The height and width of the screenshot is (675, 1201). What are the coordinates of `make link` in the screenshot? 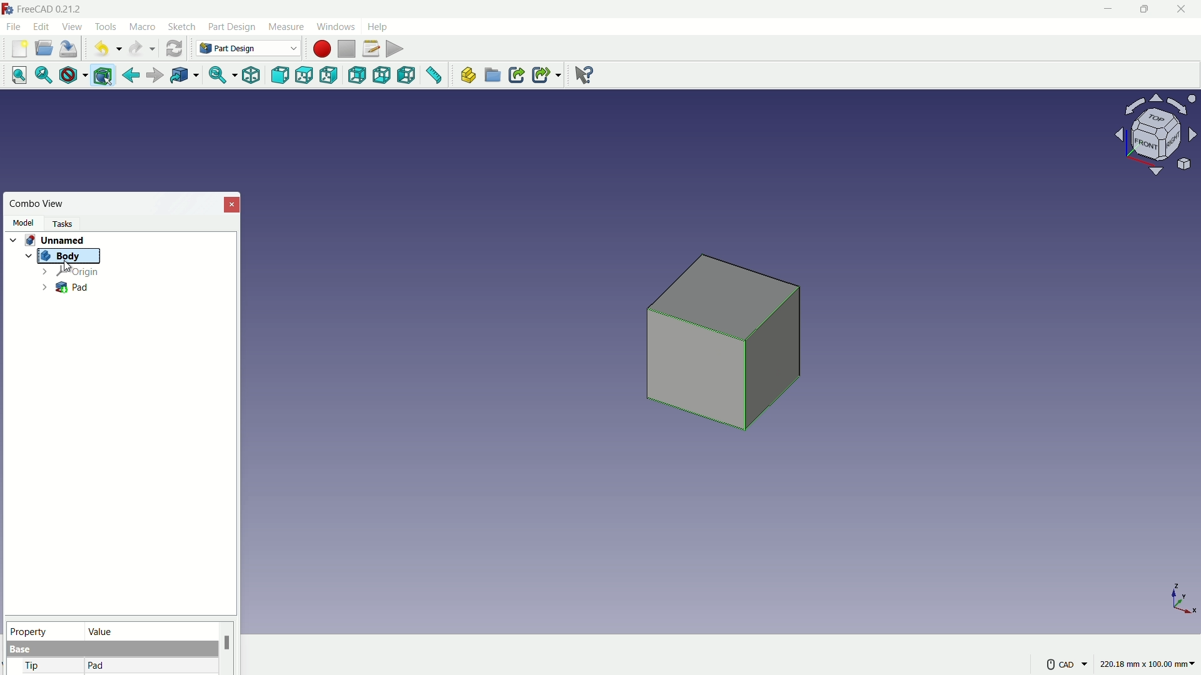 It's located at (517, 76).